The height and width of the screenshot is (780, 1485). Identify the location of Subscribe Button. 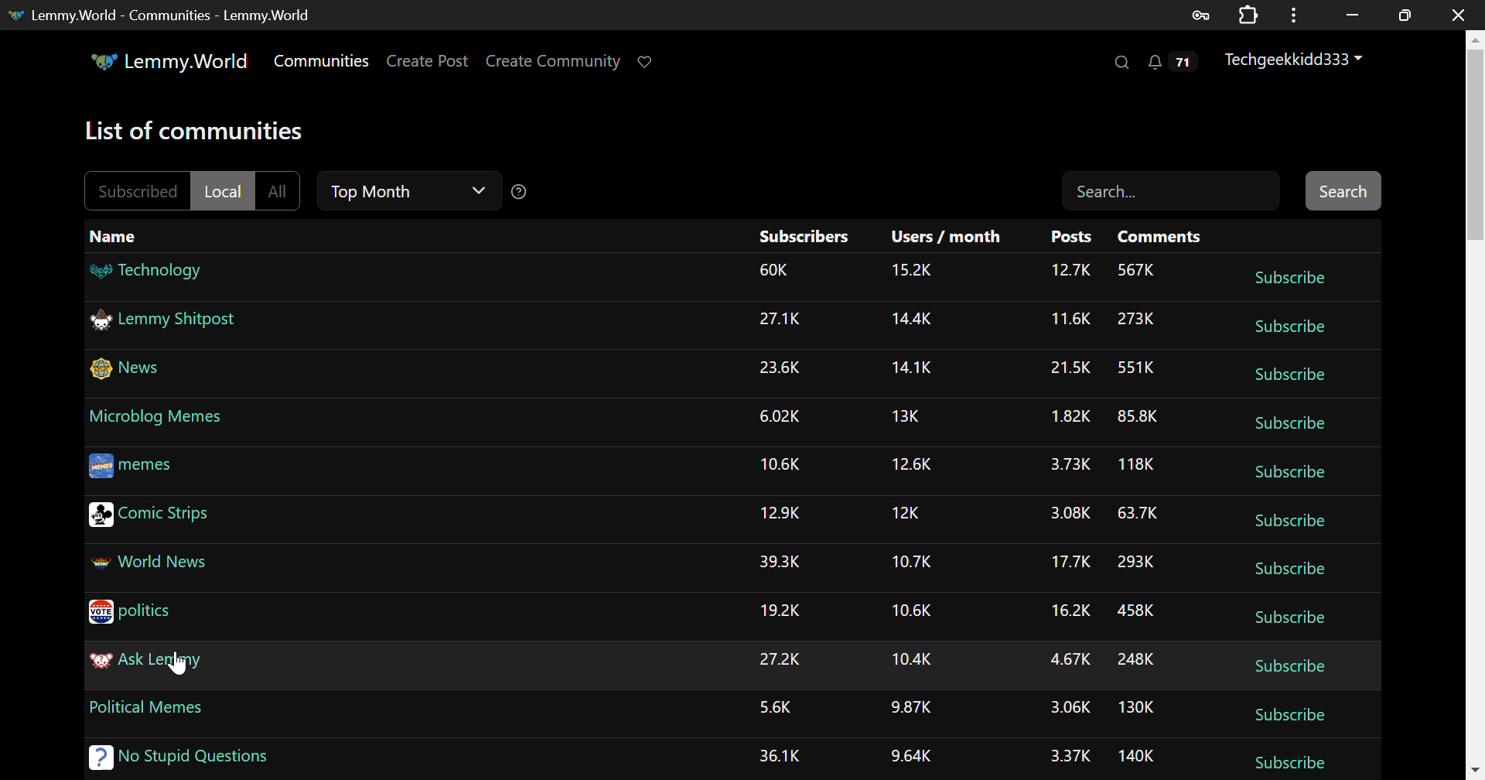
(1293, 279).